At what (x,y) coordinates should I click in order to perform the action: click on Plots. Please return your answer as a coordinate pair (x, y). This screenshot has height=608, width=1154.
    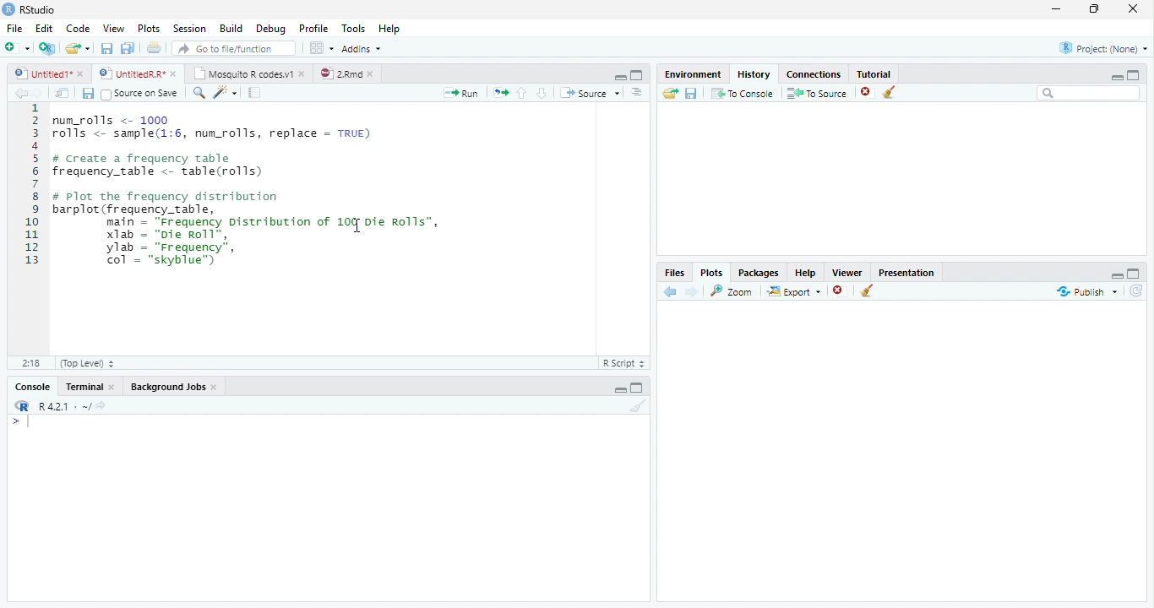
    Looking at the image, I should click on (150, 27).